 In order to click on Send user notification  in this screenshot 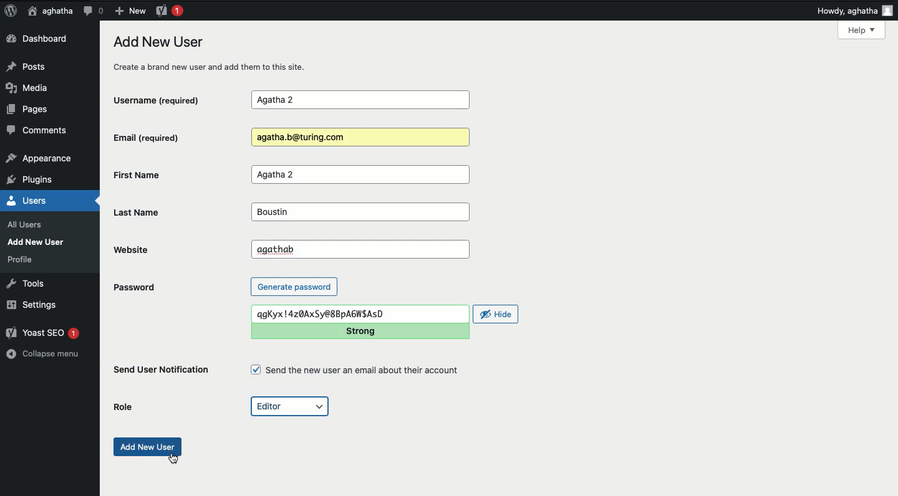, I will do `click(162, 372)`.